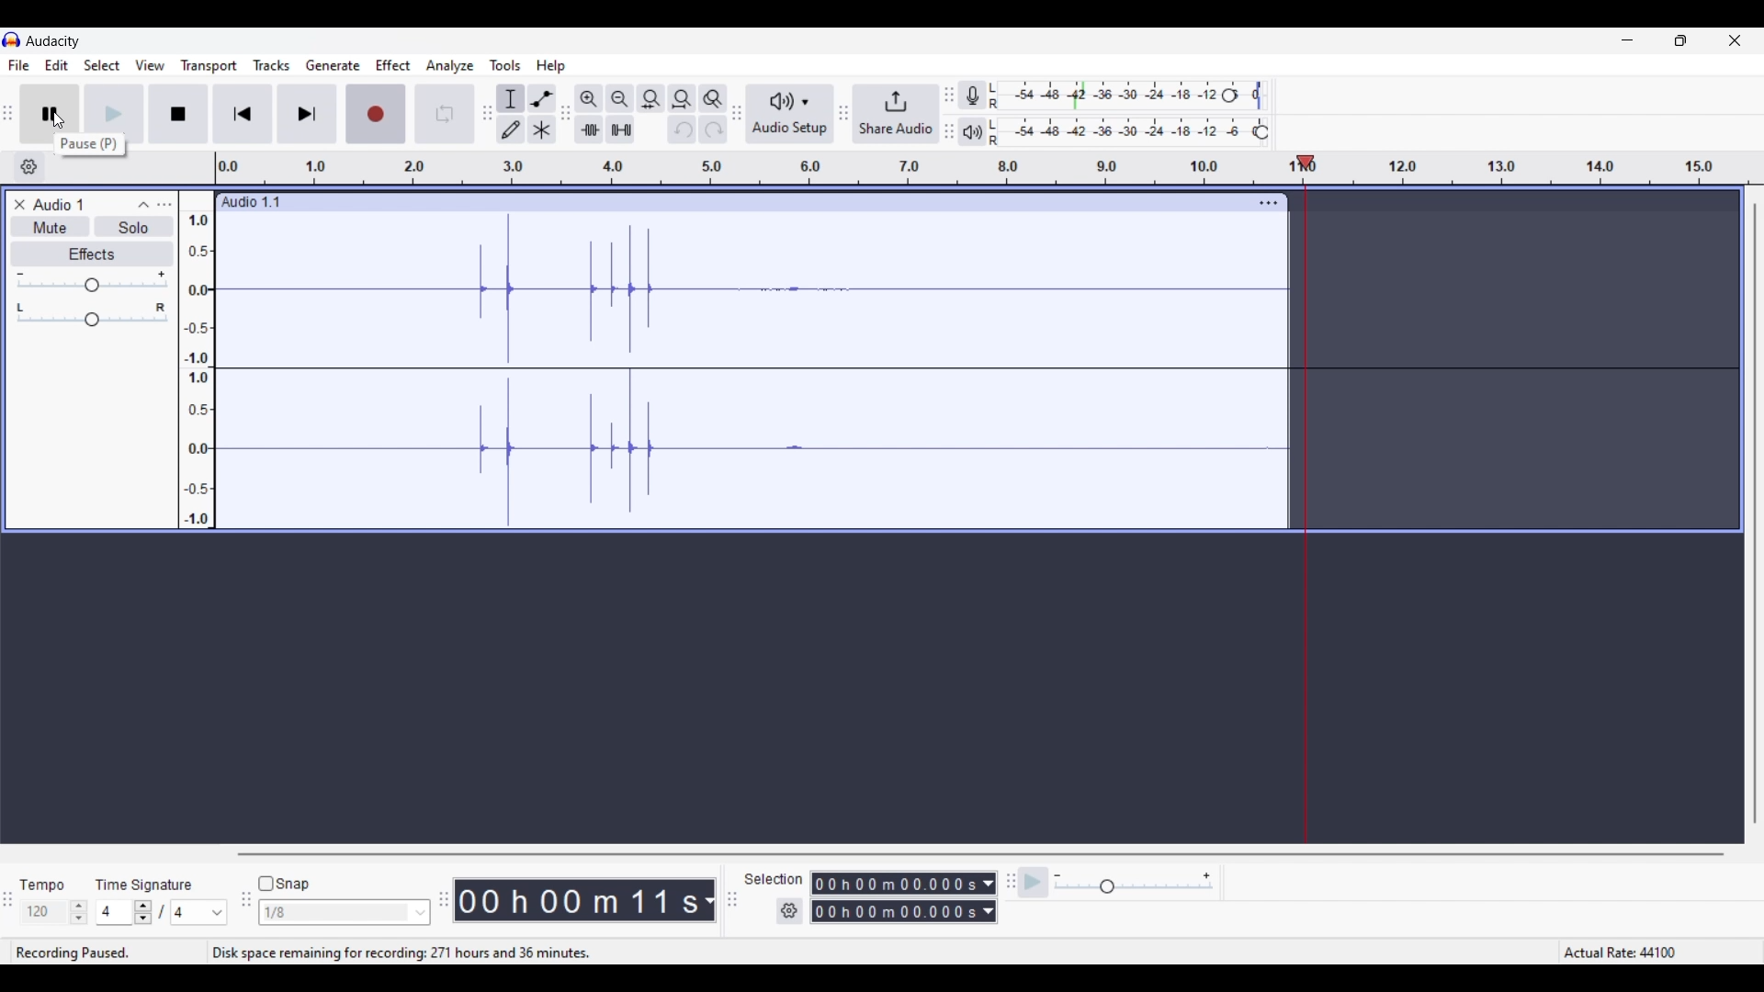  Describe the element at coordinates (947, 110) in the screenshot. I see `toolbar` at that location.